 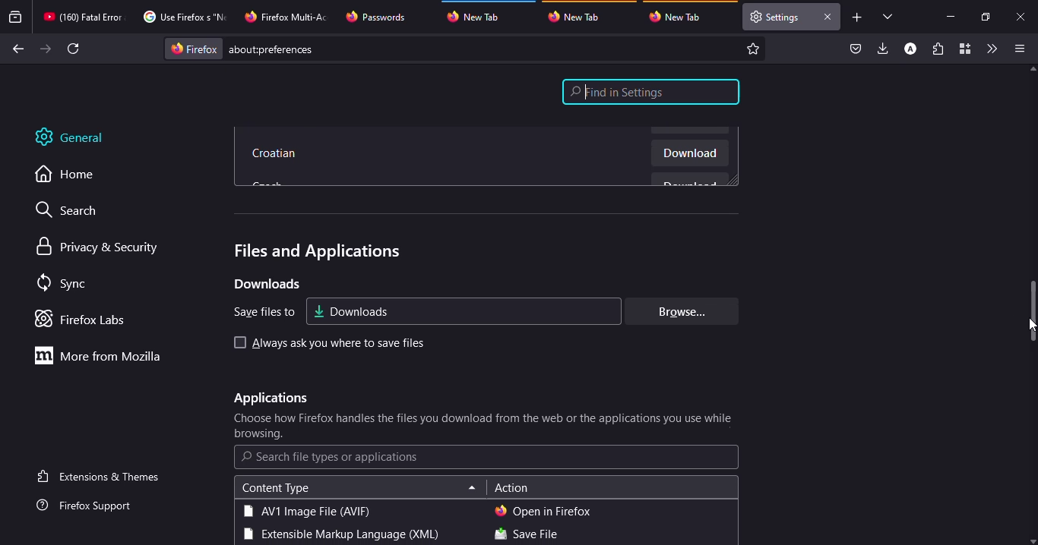 I want to click on container, so click(x=964, y=49).